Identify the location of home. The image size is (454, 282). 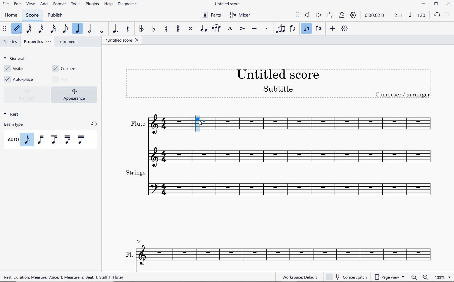
(11, 15).